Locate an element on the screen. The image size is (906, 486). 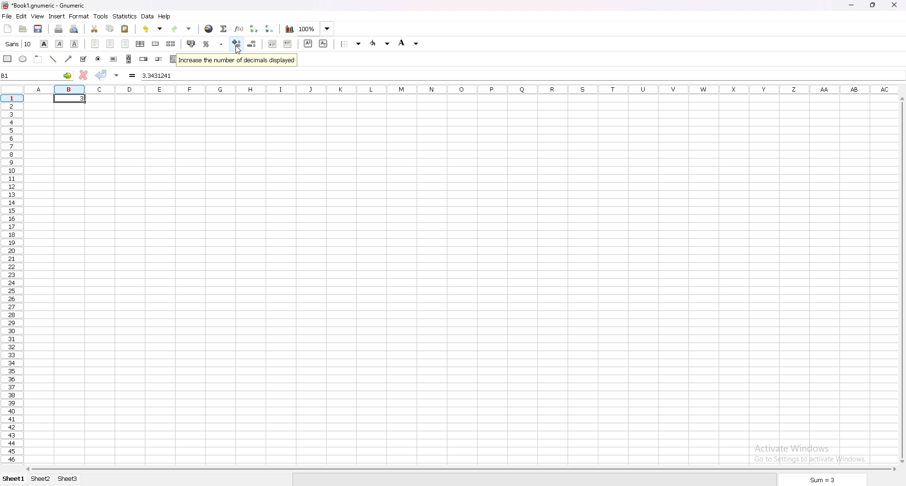
file is located at coordinates (7, 17).